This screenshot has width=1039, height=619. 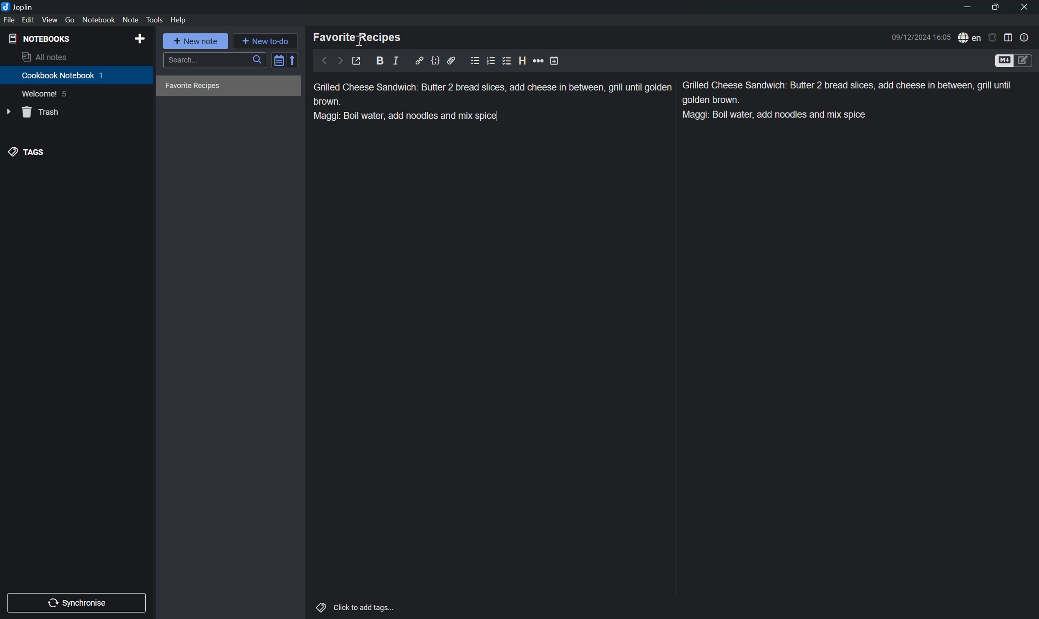 I want to click on Joplin, so click(x=18, y=6).